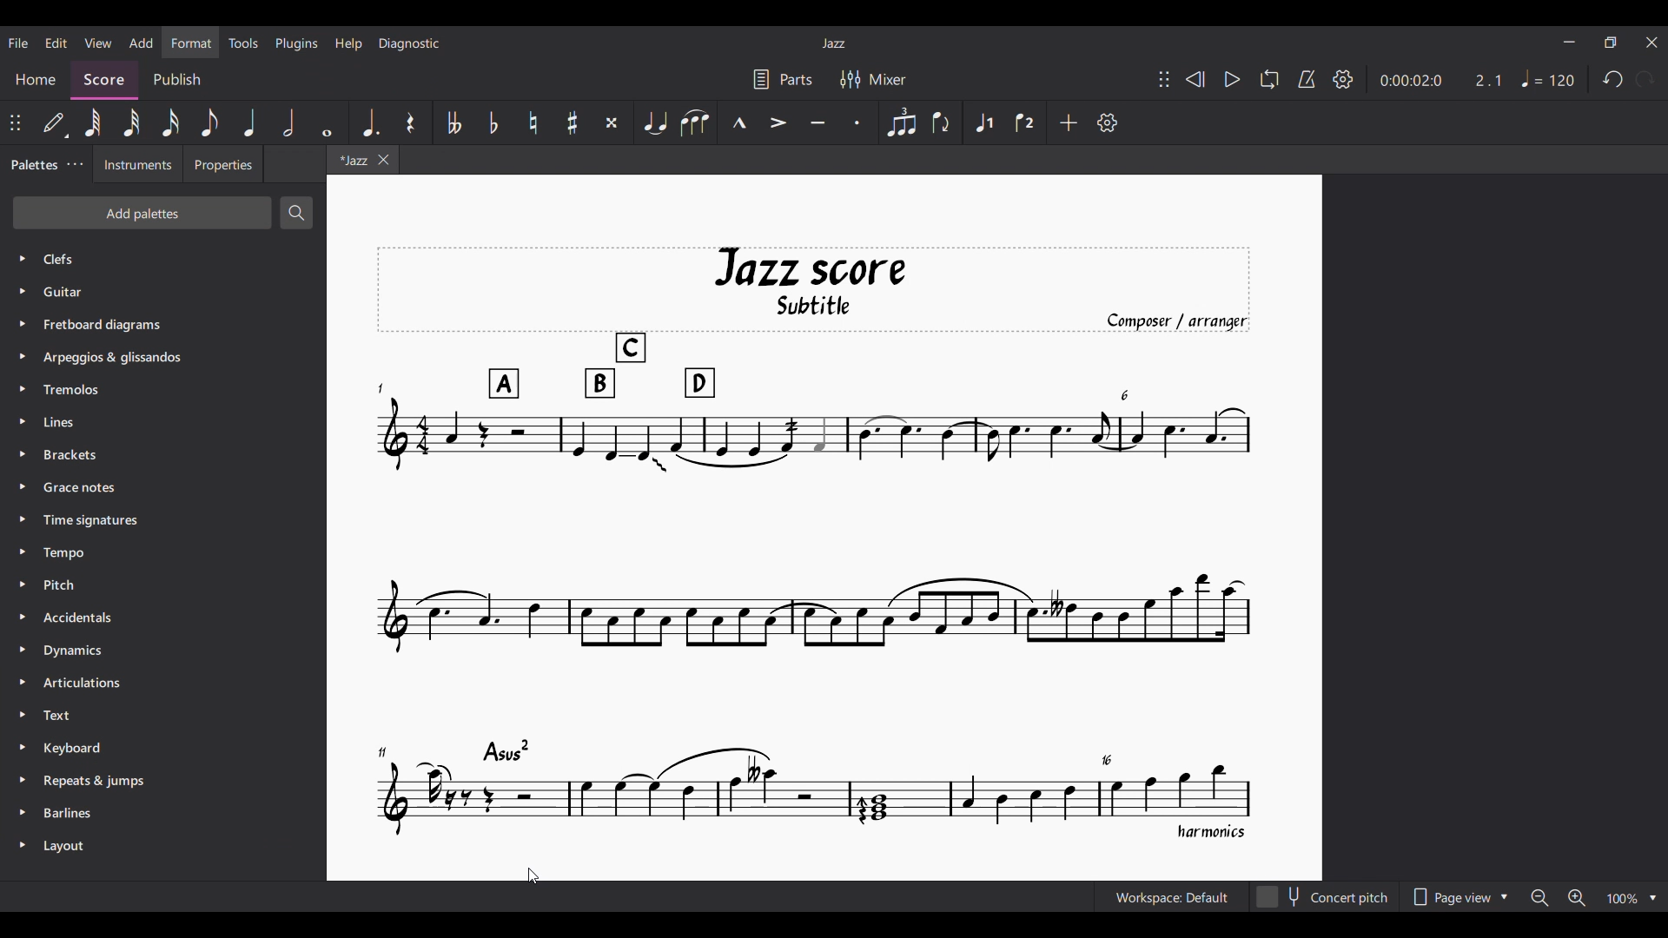 Image resolution: width=1668 pixels, height=938 pixels. Describe the element at coordinates (1068, 122) in the screenshot. I see `Add` at that location.